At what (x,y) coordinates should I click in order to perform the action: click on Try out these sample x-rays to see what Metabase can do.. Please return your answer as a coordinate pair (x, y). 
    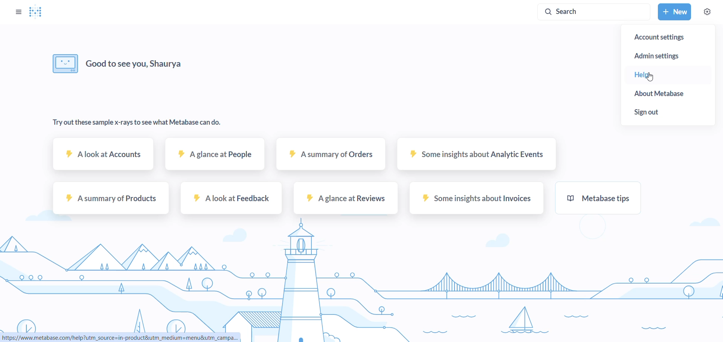
    Looking at the image, I should click on (138, 122).